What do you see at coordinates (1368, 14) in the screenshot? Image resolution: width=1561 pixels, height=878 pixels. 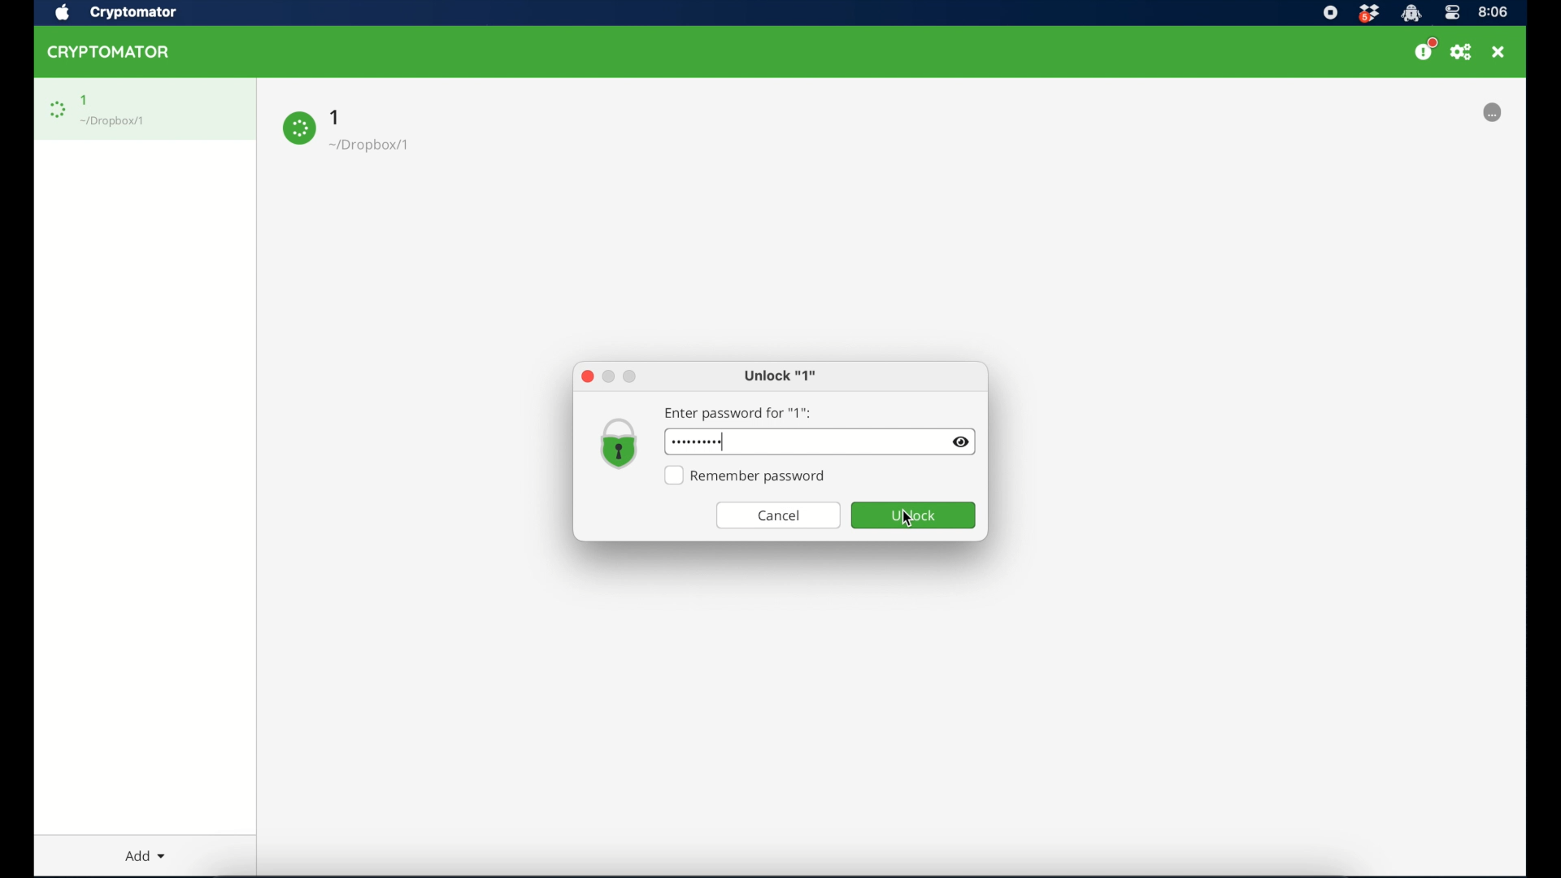 I see `dropbox icon` at bounding box center [1368, 14].